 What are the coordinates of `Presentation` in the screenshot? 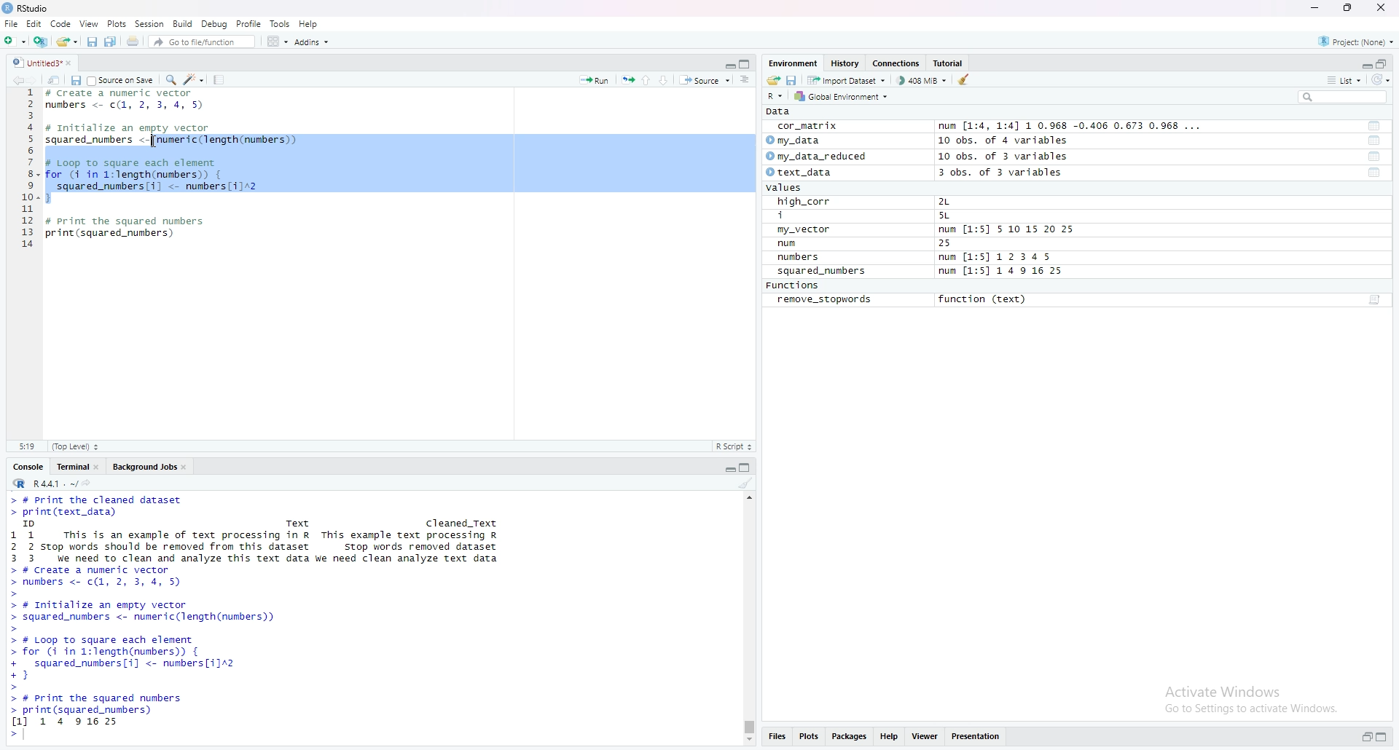 It's located at (976, 737).